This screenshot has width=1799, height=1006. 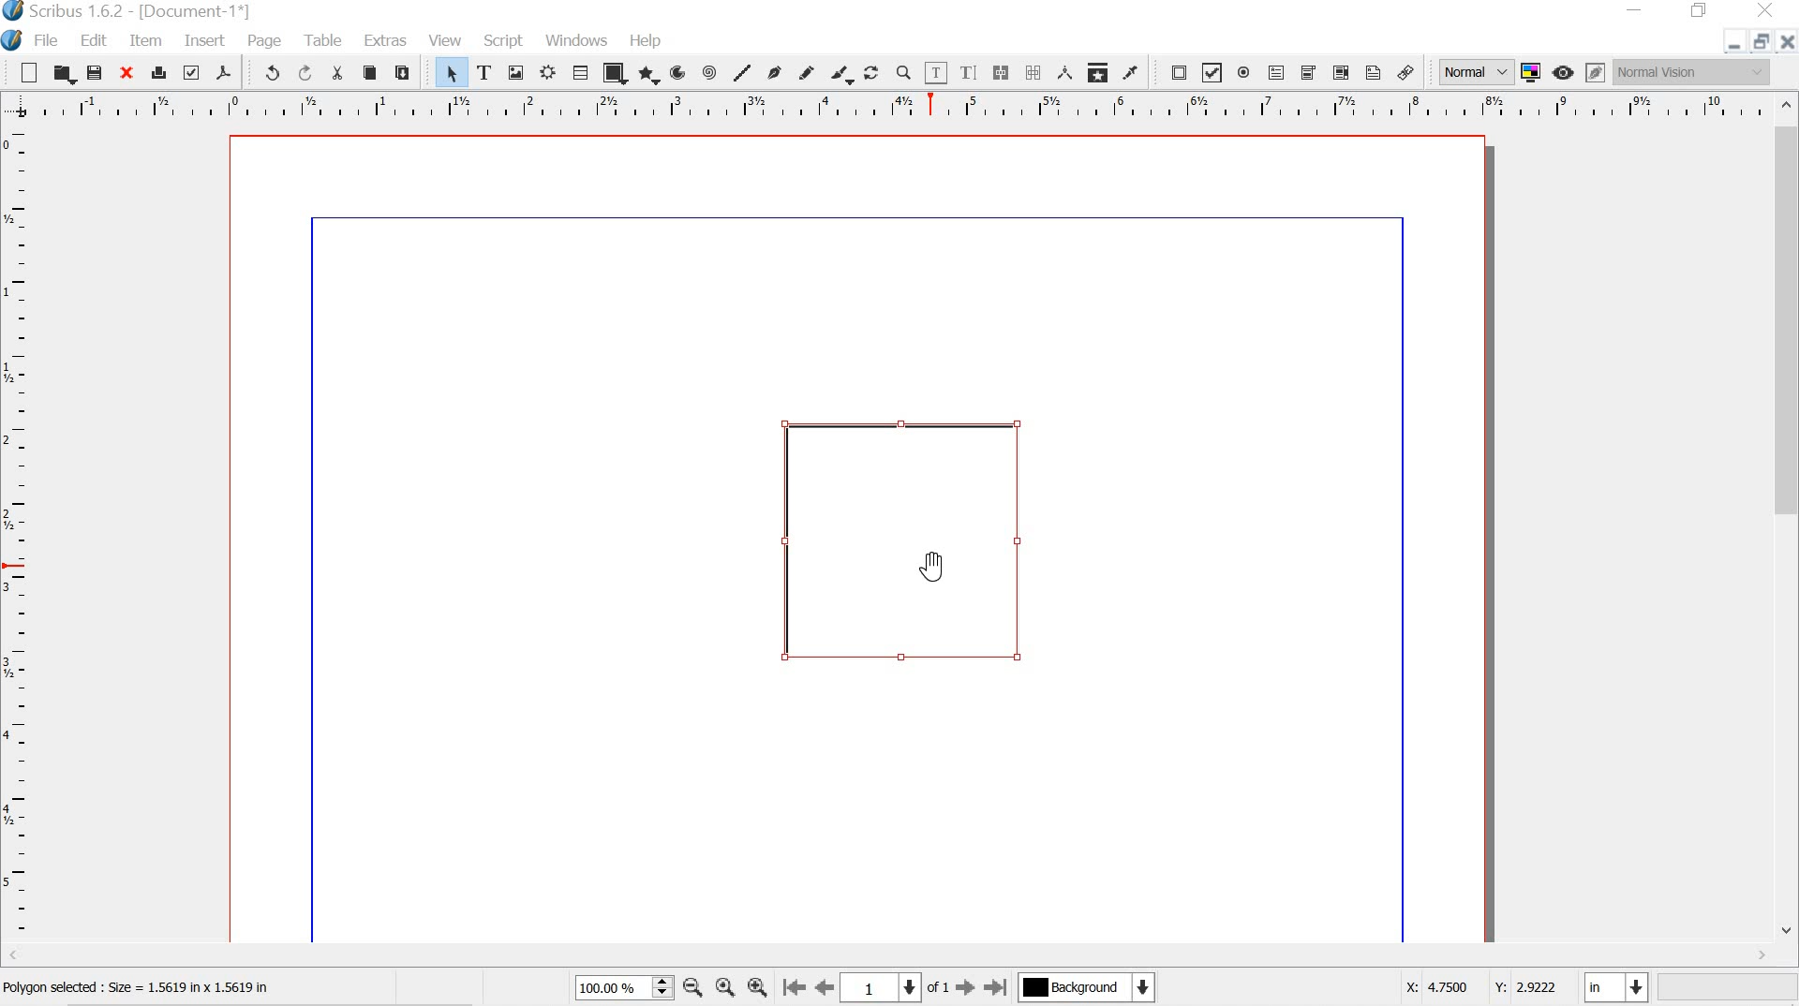 I want to click on go to next page, so click(x=965, y=989).